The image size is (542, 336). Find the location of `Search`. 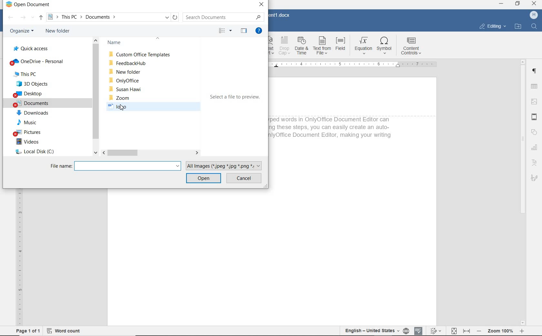

Search is located at coordinates (534, 26).